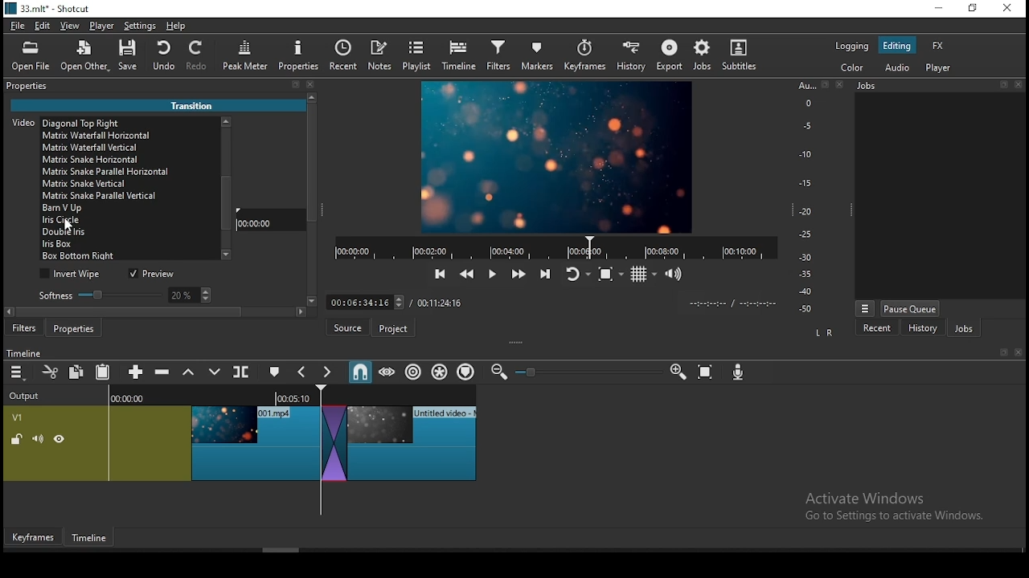 This screenshot has height=578, width=1029. What do you see at coordinates (31, 538) in the screenshot?
I see `Keyframes` at bounding box center [31, 538].